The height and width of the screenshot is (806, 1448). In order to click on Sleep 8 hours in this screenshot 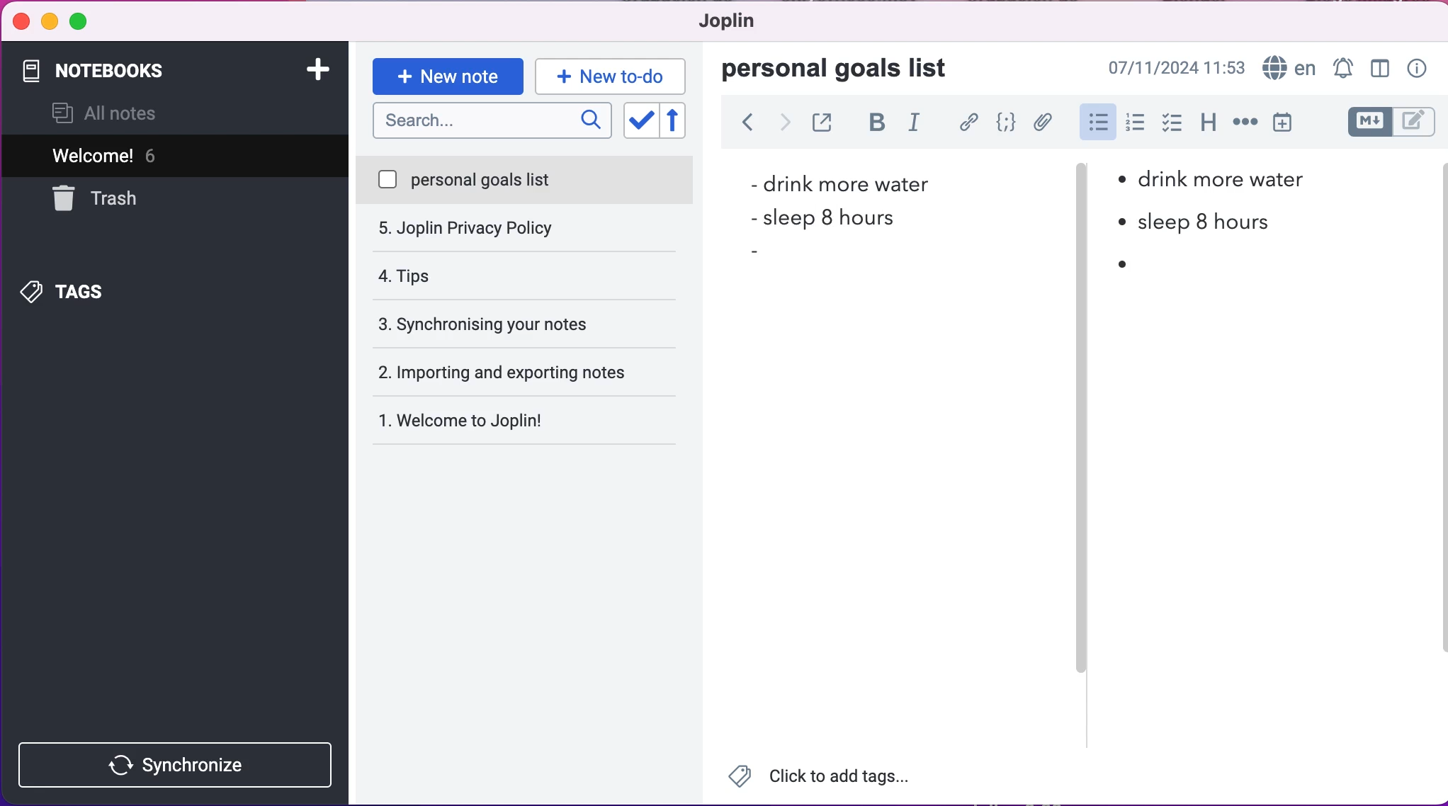, I will do `click(1199, 222)`.